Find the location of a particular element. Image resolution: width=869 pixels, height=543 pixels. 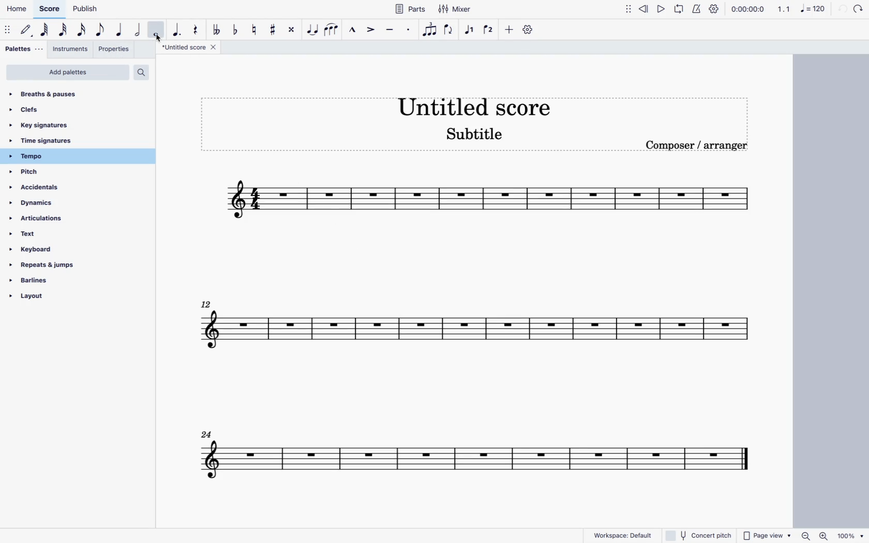

score title is located at coordinates (189, 49).